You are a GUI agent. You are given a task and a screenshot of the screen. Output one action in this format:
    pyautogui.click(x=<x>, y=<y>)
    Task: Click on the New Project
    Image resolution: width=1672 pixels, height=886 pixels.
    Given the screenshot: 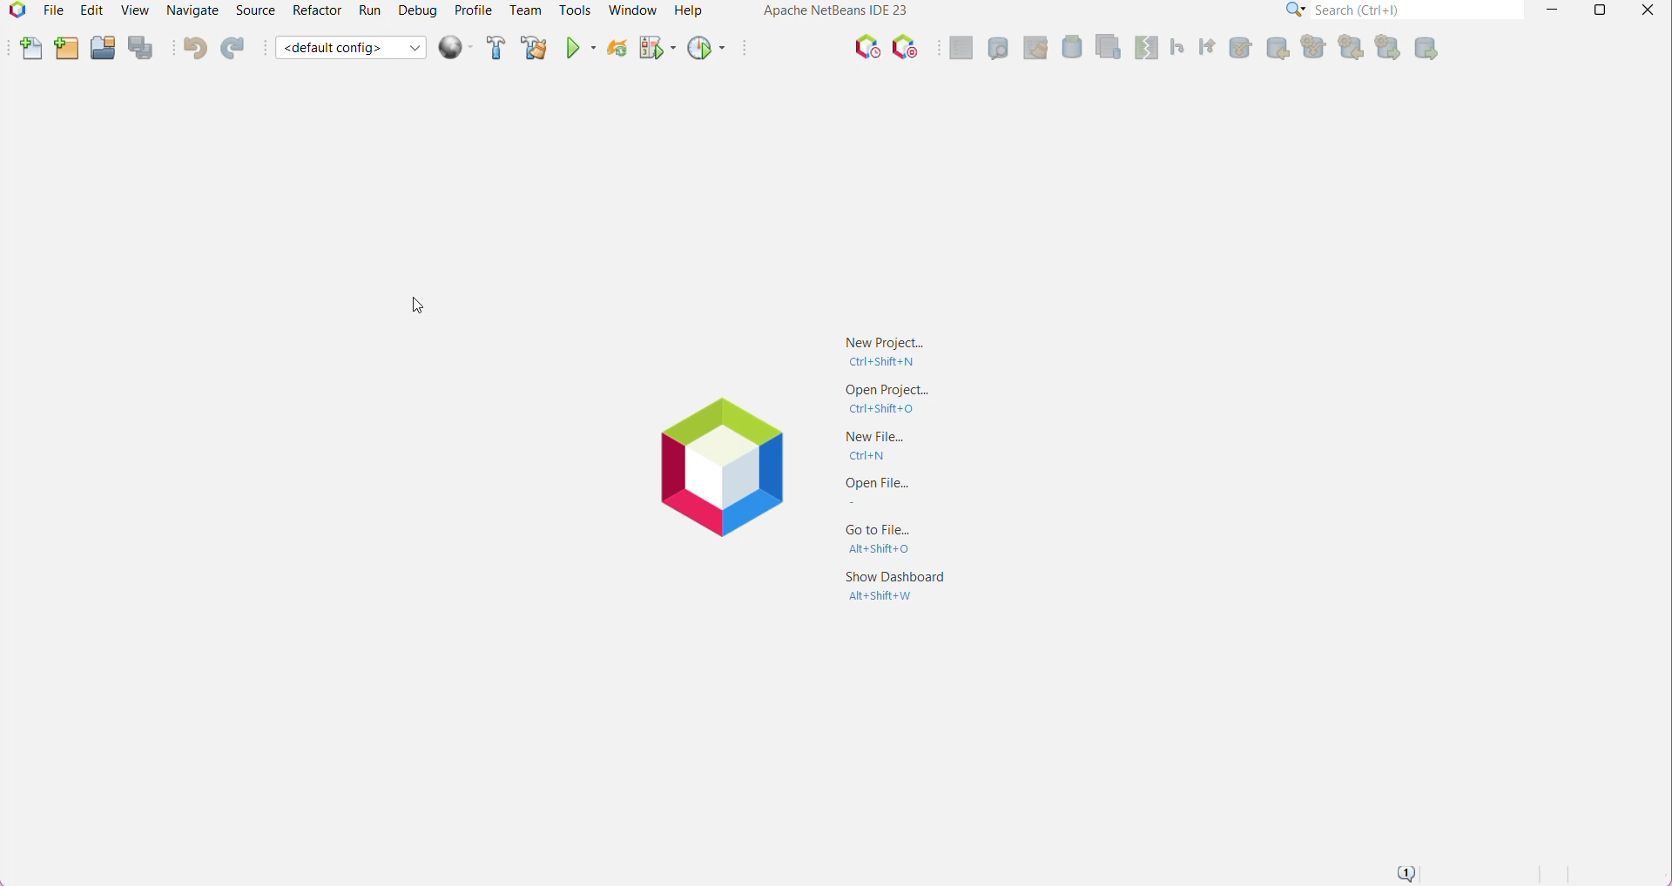 What is the action you would take?
    pyautogui.click(x=65, y=50)
    